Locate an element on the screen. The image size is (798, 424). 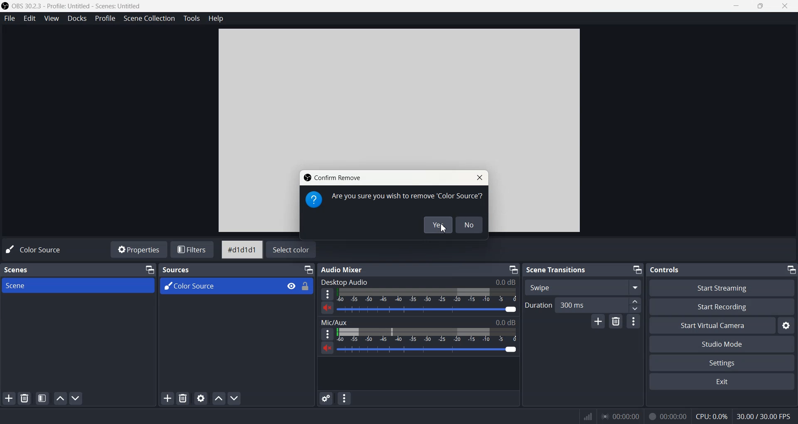
Start Recording is located at coordinates (723, 307).